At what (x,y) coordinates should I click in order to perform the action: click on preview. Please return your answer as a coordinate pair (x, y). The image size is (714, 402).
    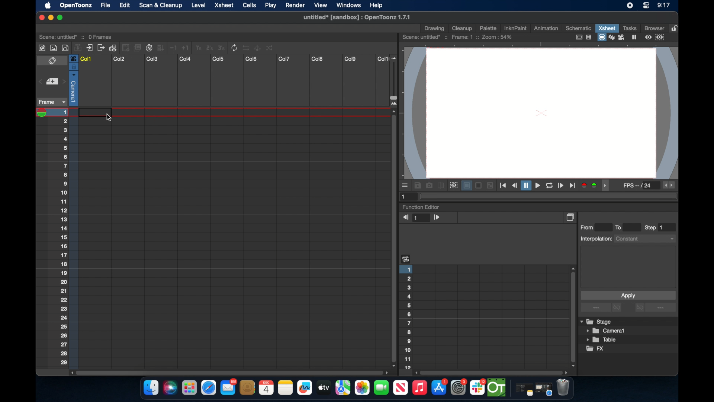
    Looking at the image, I should click on (656, 37).